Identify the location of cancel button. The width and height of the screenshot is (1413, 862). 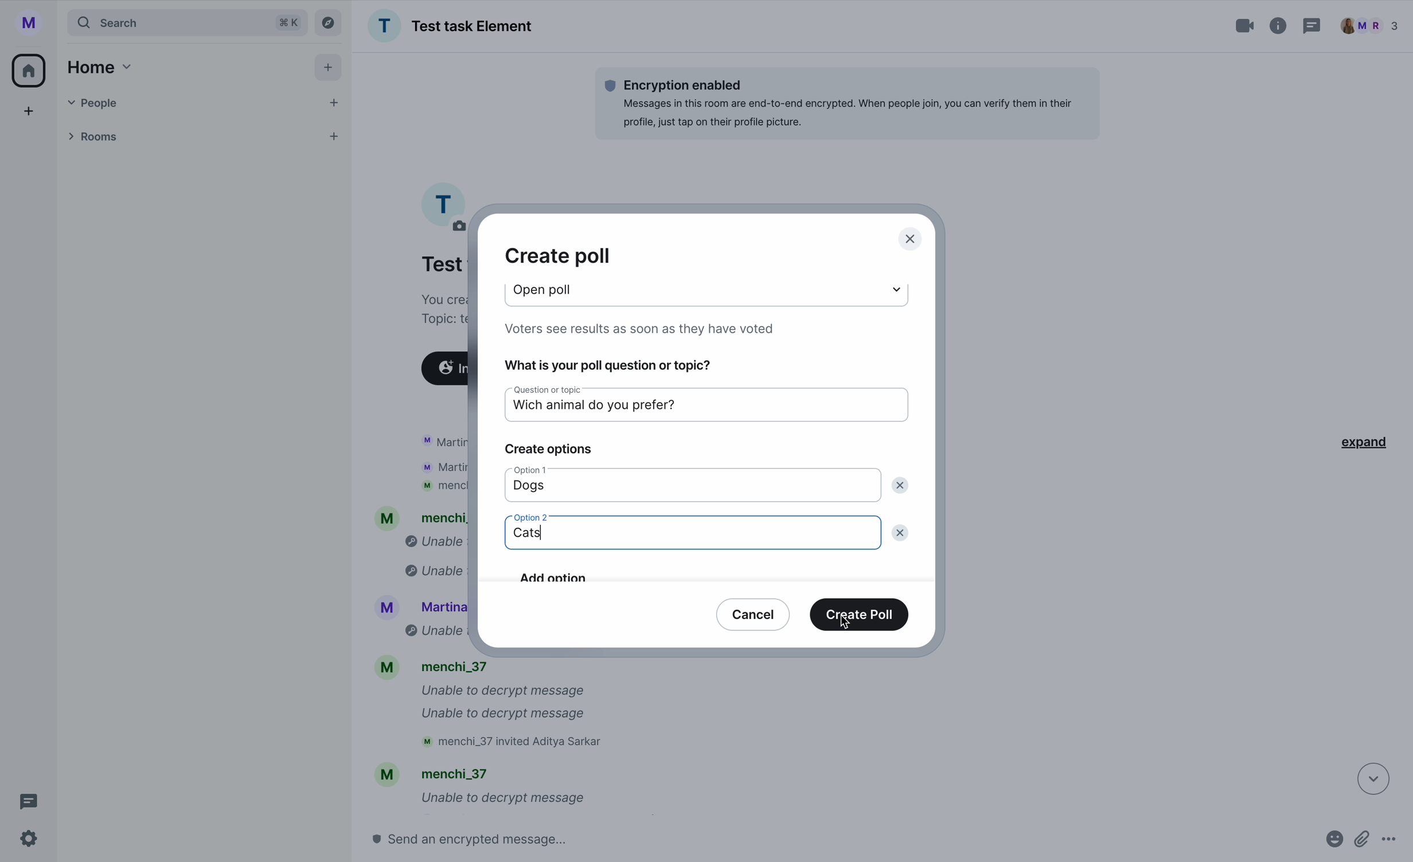
(754, 613).